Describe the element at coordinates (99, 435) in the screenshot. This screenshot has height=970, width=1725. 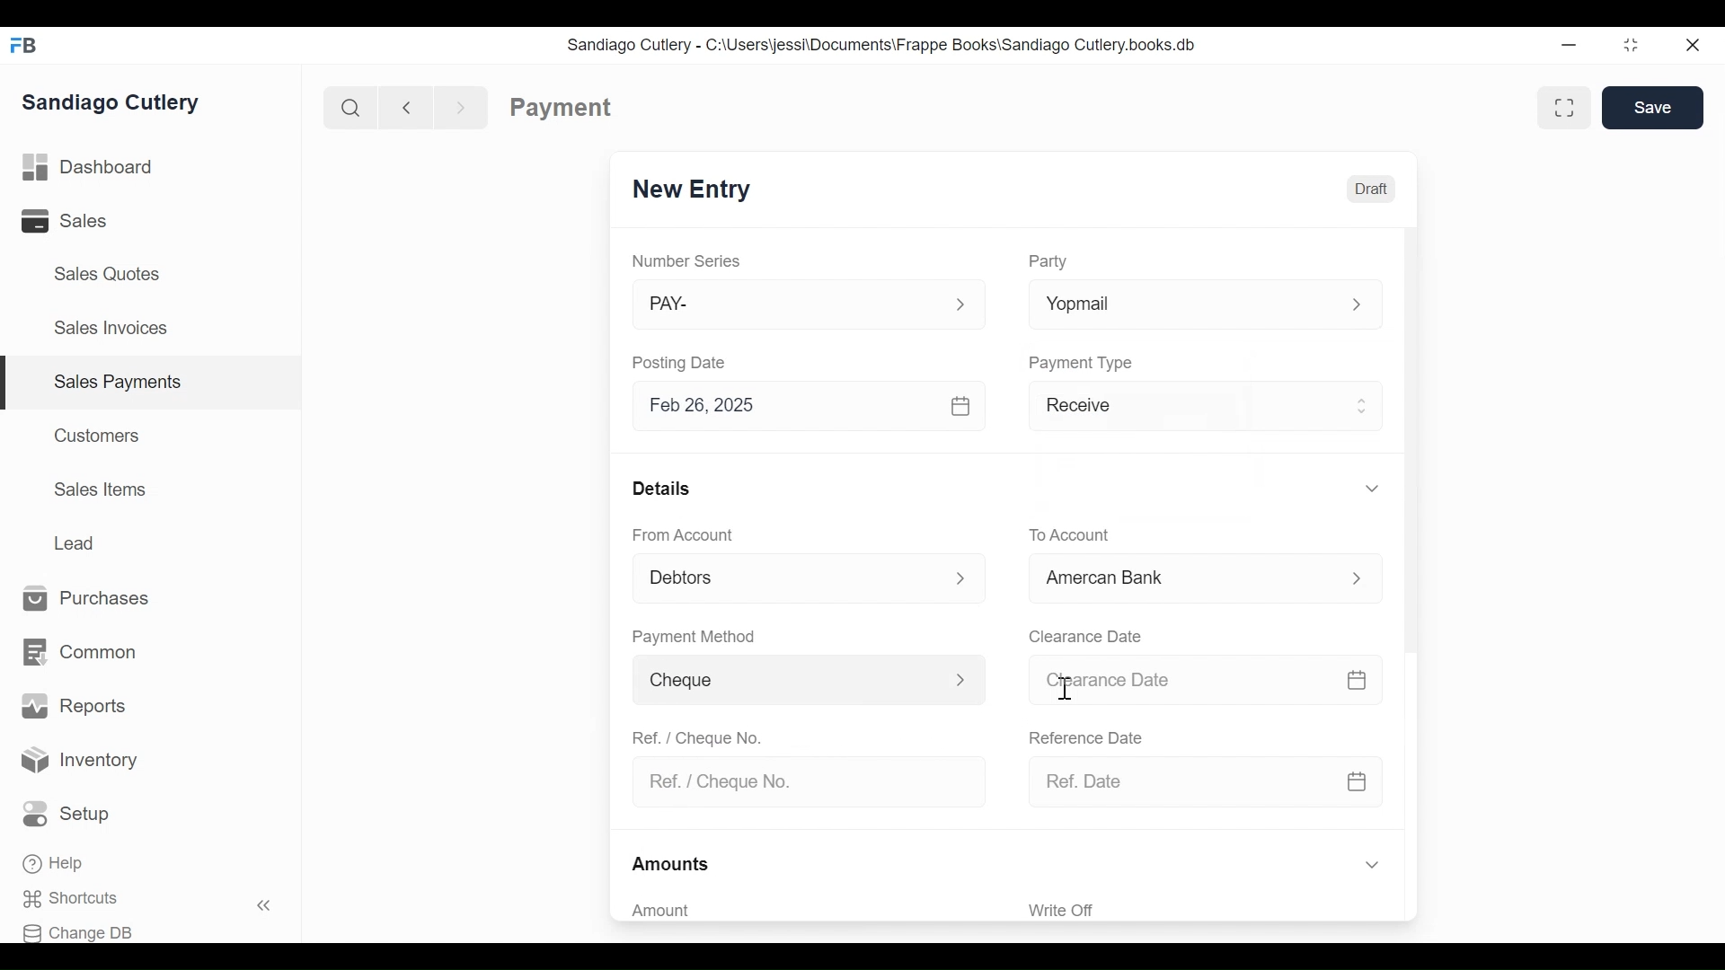
I see `Customers` at that location.